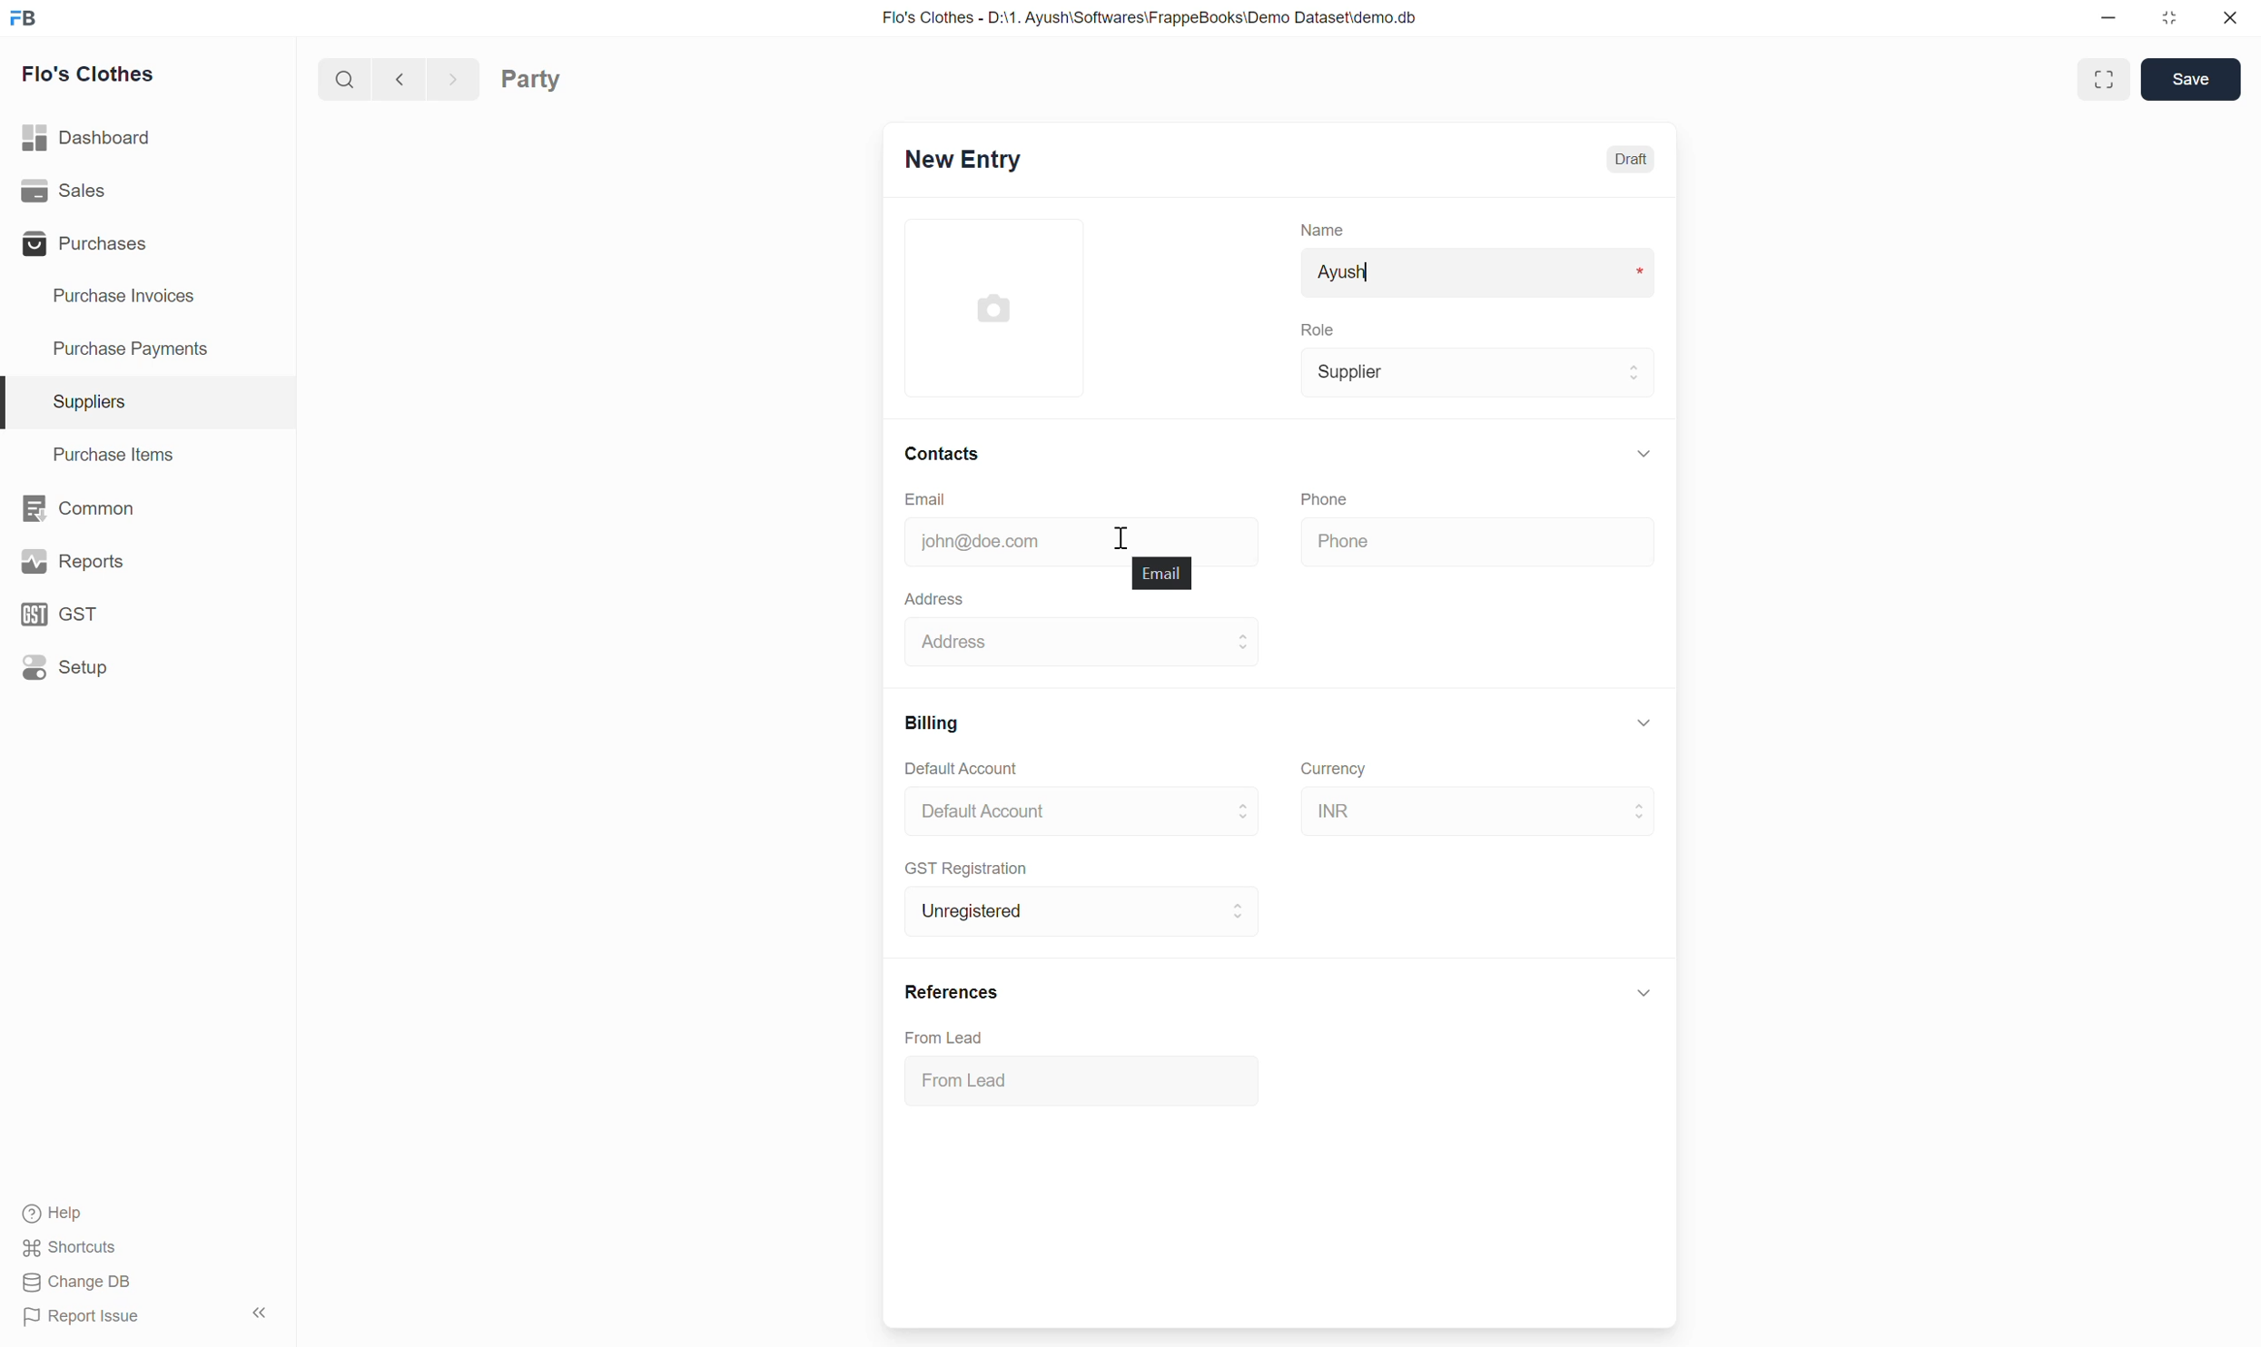  I want to click on Save, so click(2190, 79).